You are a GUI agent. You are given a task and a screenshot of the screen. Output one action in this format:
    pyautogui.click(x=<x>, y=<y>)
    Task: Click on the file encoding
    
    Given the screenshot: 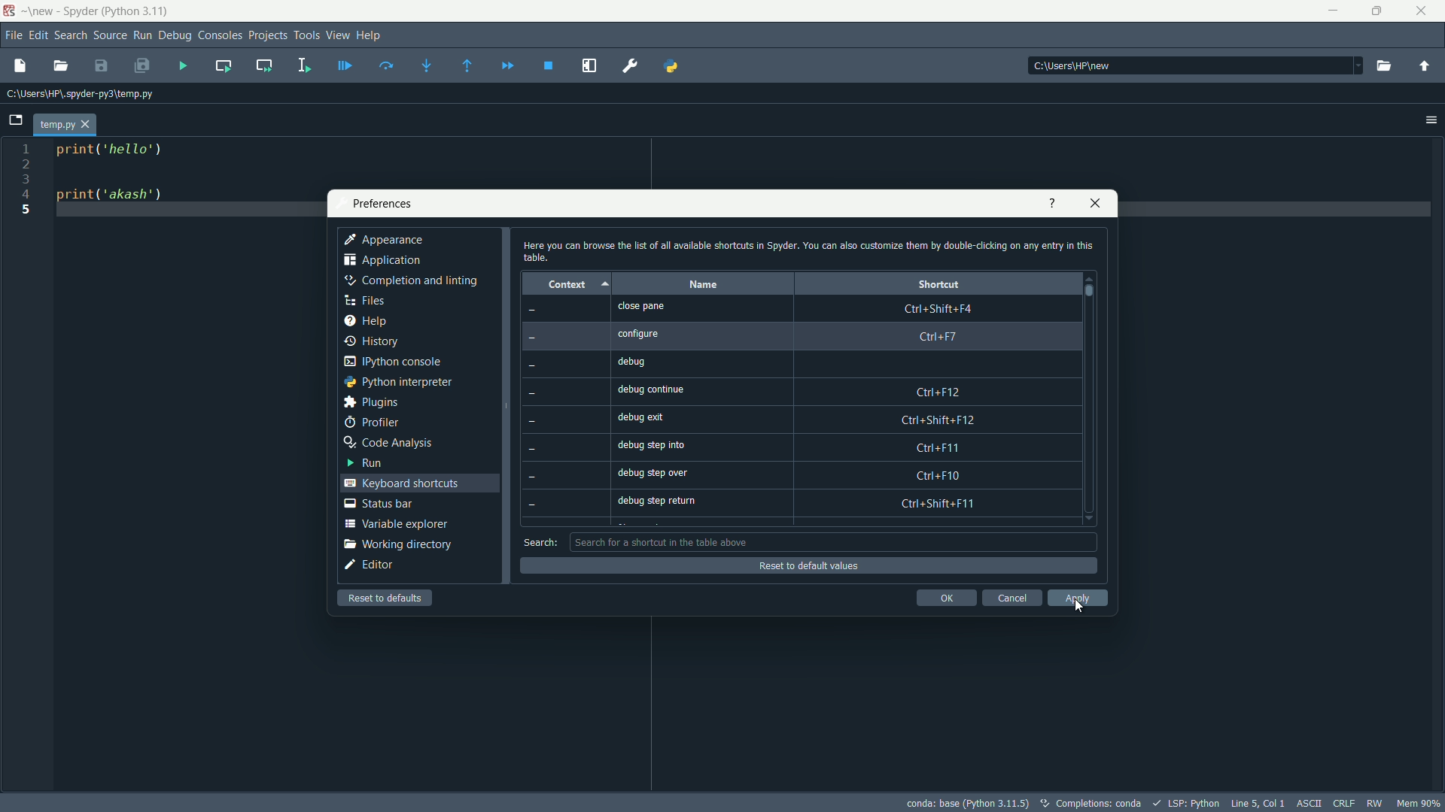 What is the action you would take?
    pyautogui.click(x=1310, y=803)
    